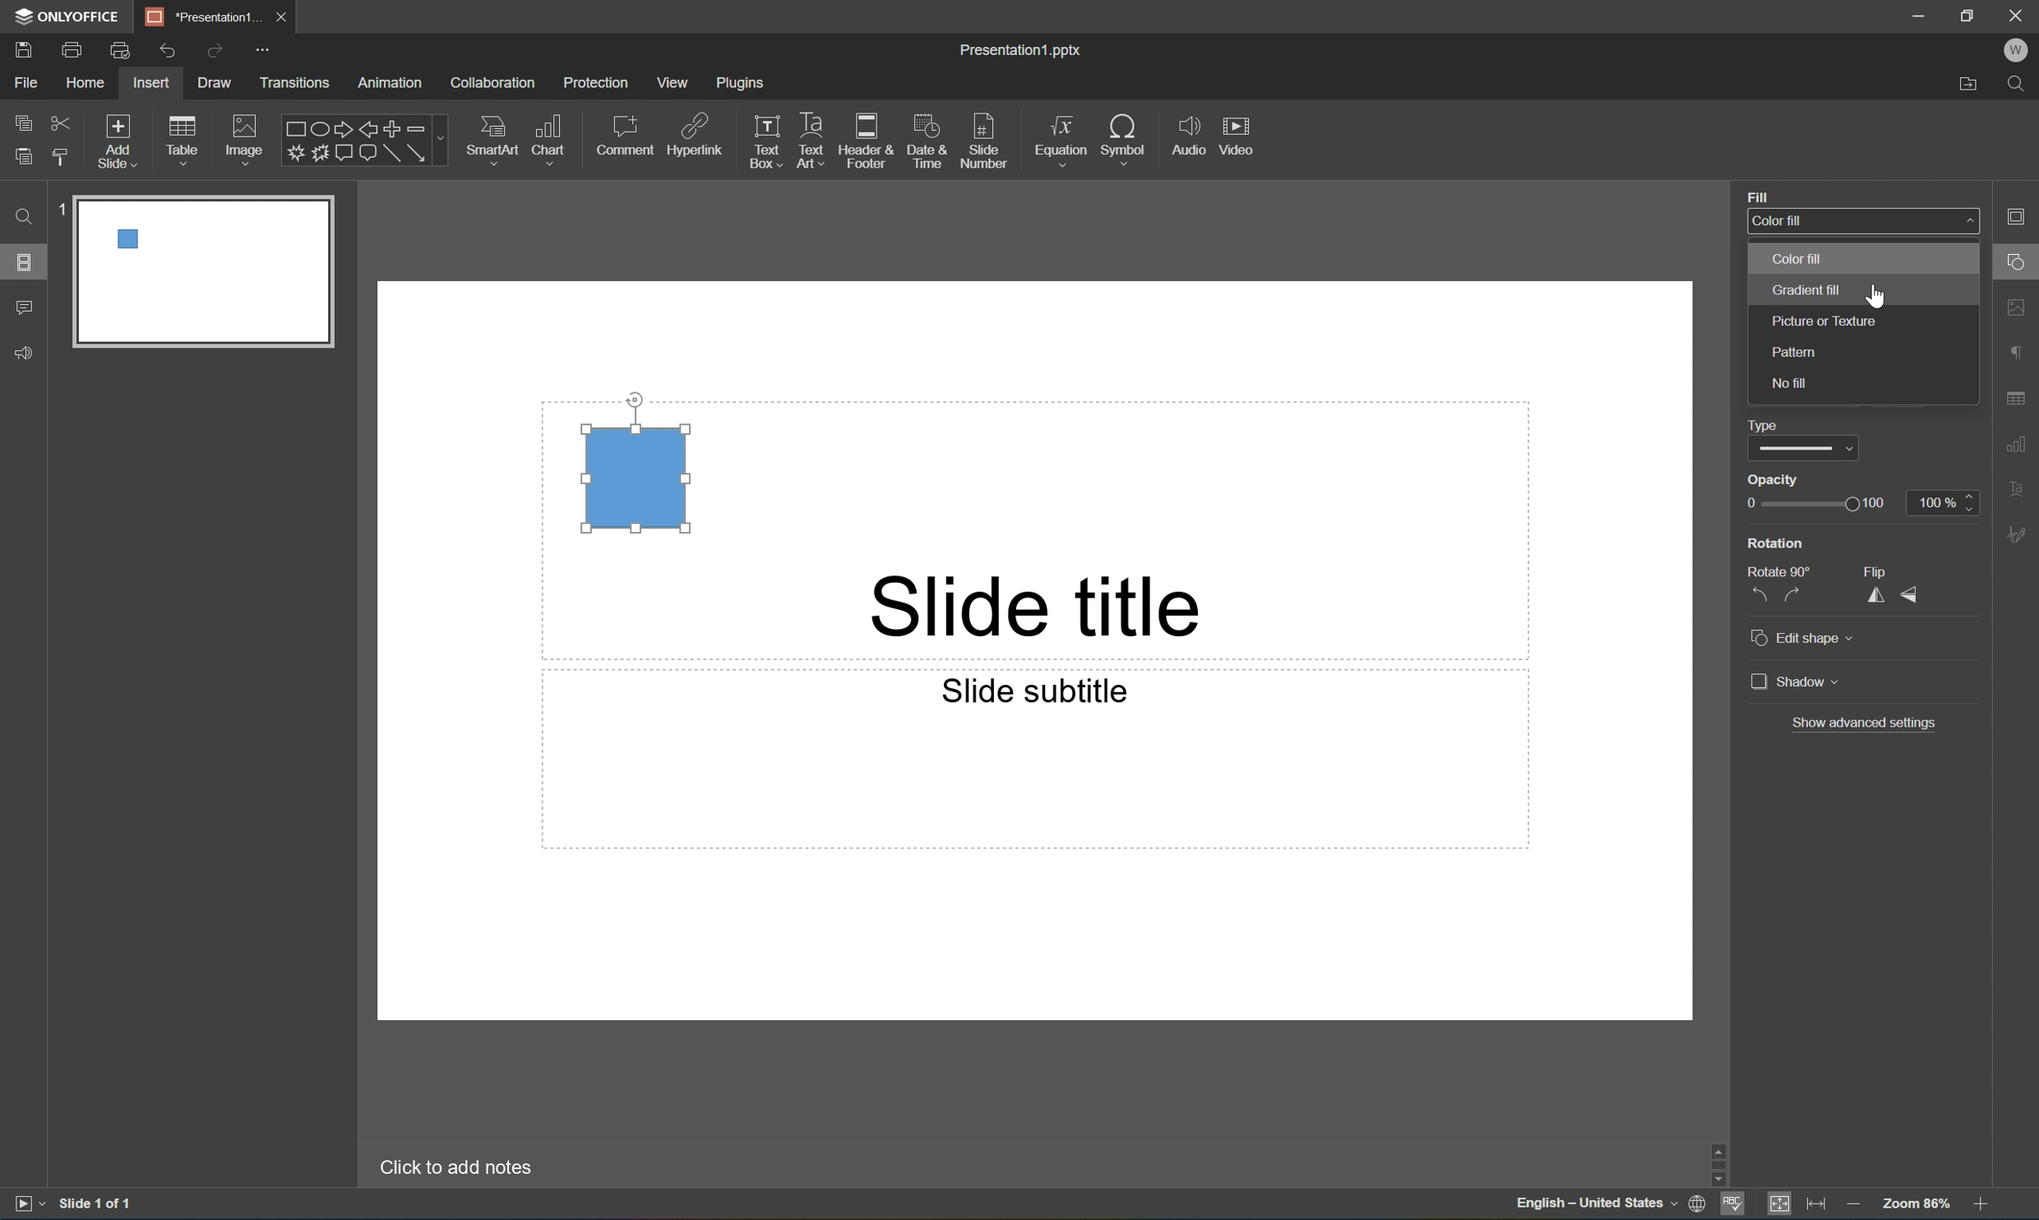 This screenshot has height=1220, width=2039. I want to click on Picture or texture, so click(1824, 323).